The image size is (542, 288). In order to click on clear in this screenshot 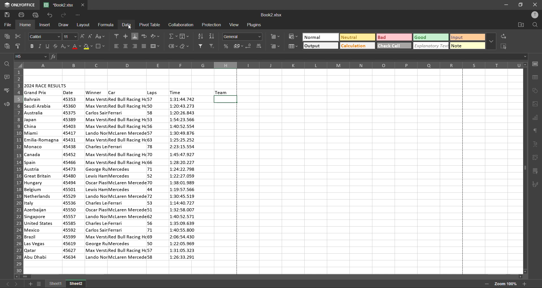, I will do `click(184, 47)`.